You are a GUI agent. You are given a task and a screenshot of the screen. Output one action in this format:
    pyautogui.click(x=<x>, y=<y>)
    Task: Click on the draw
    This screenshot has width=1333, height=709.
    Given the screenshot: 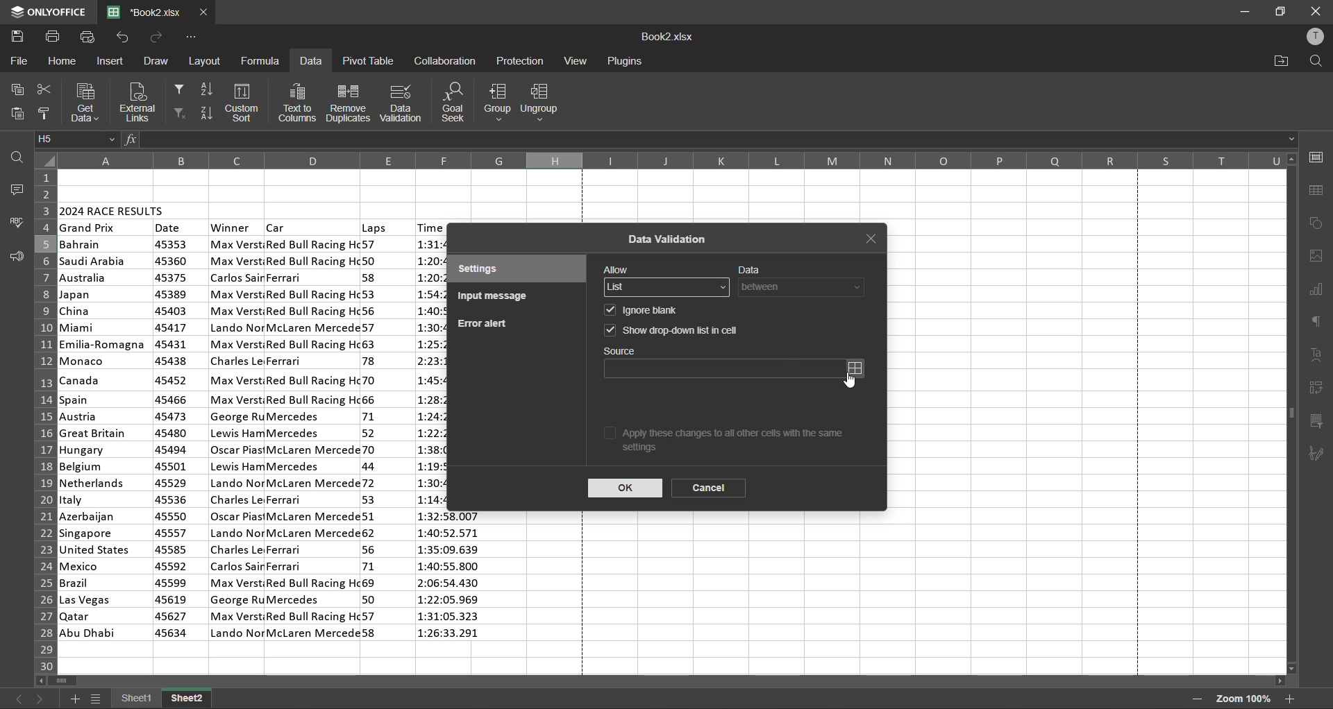 What is the action you would take?
    pyautogui.click(x=157, y=59)
    